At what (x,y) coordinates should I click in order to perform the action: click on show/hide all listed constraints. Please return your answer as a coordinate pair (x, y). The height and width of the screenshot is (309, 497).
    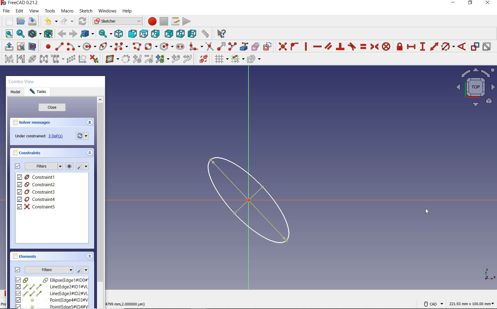
    Looking at the image, I should click on (68, 167).